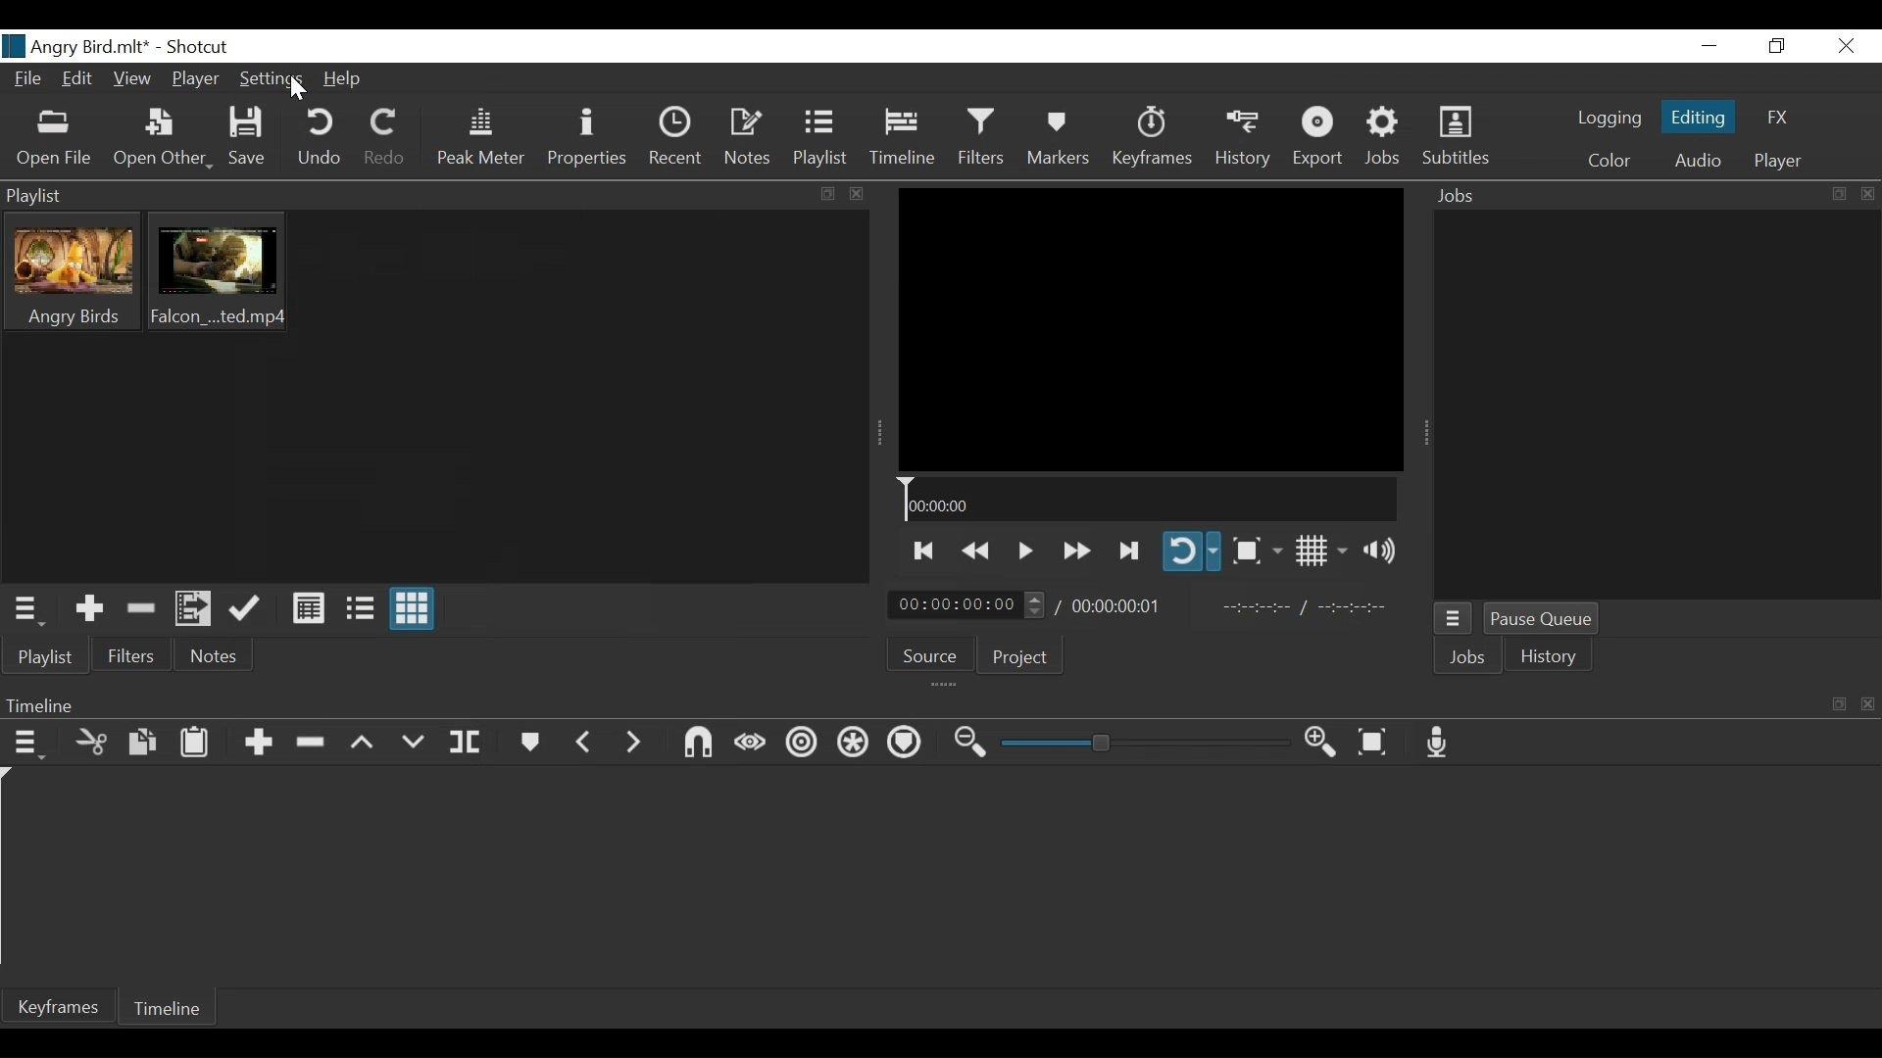  Describe the element at coordinates (385, 141) in the screenshot. I see `Redo` at that location.